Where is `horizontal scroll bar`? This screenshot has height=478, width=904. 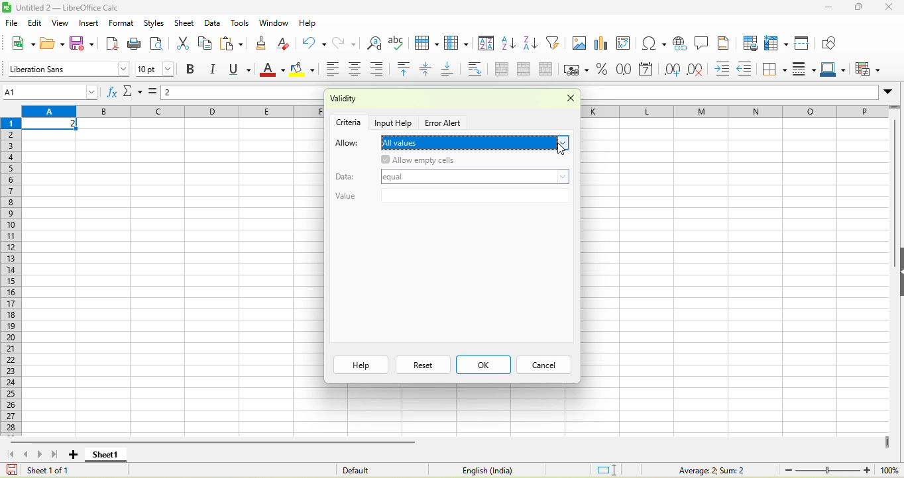 horizontal scroll bar is located at coordinates (215, 442).